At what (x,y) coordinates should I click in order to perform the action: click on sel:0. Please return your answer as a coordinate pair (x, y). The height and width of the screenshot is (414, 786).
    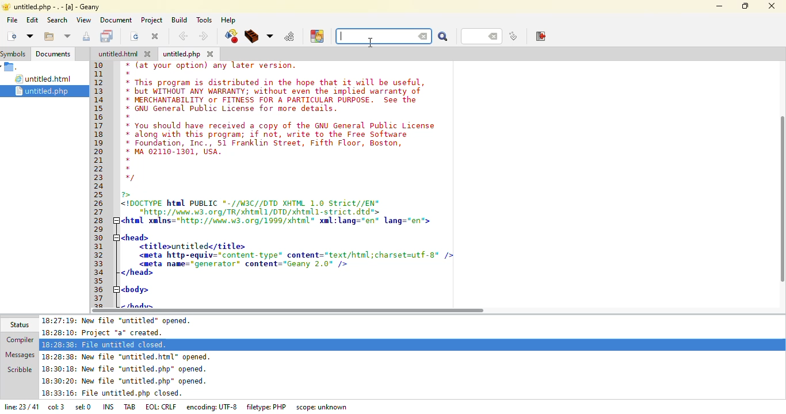
    Looking at the image, I should click on (83, 408).